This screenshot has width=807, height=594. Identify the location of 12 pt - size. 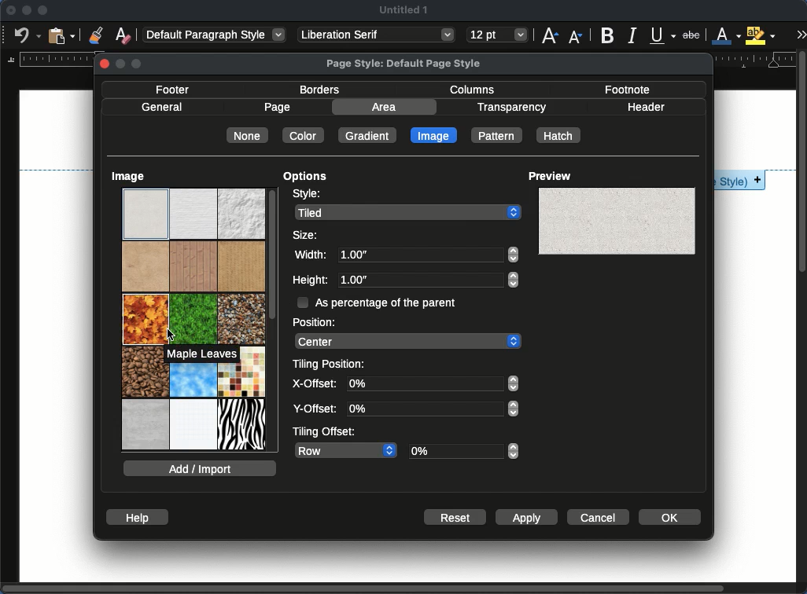
(498, 34).